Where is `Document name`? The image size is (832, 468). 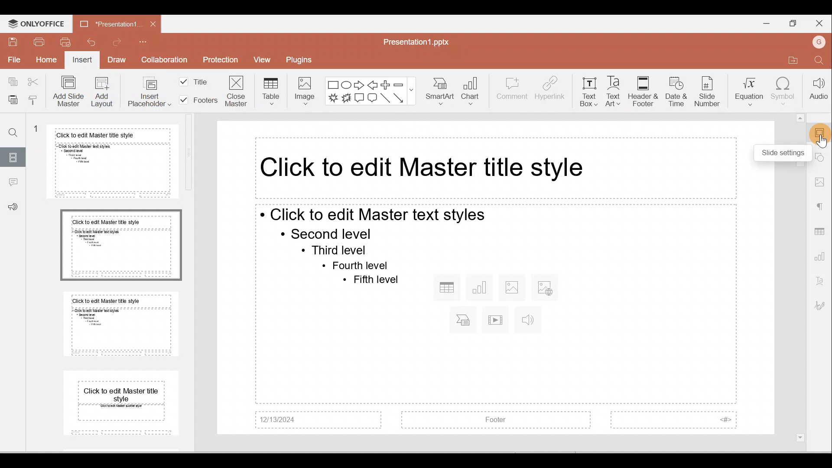
Document name is located at coordinates (107, 23).